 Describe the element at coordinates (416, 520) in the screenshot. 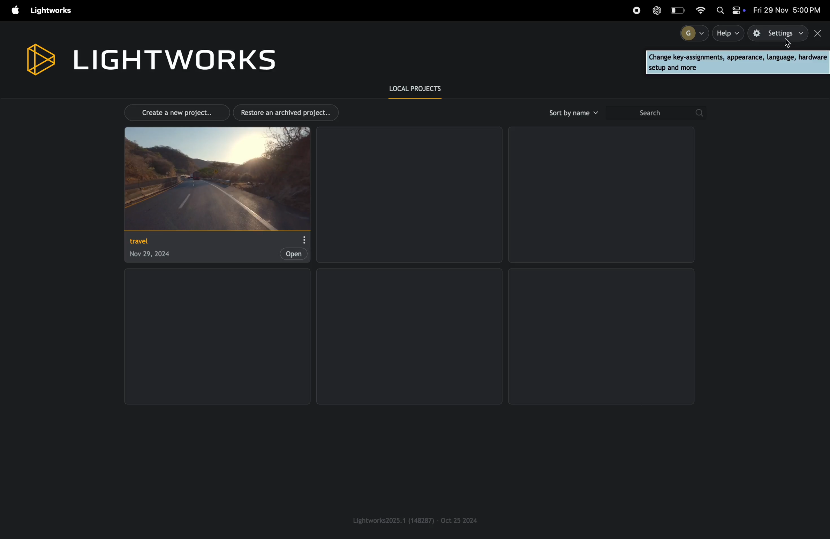

I see `light works version` at that location.